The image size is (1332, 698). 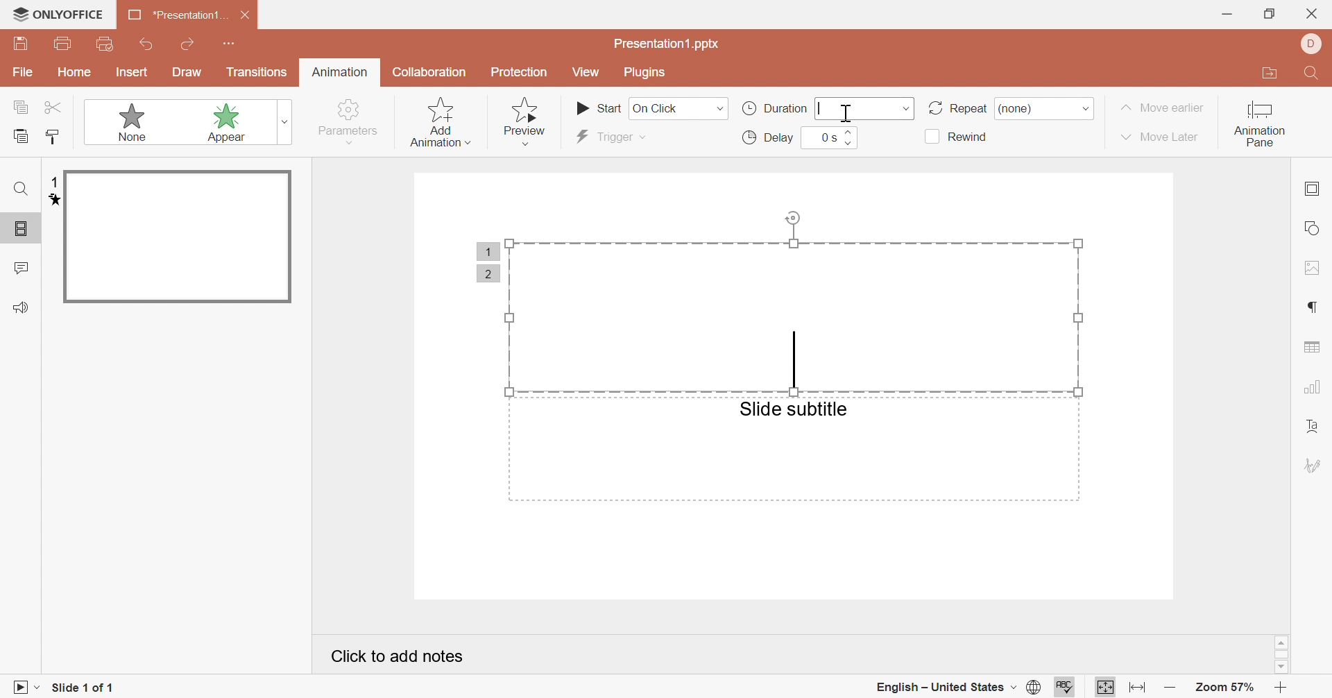 What do you see at coordinates (944, 688) in the screenshot?
I see `english - united states` at bounding box center [944, 688].